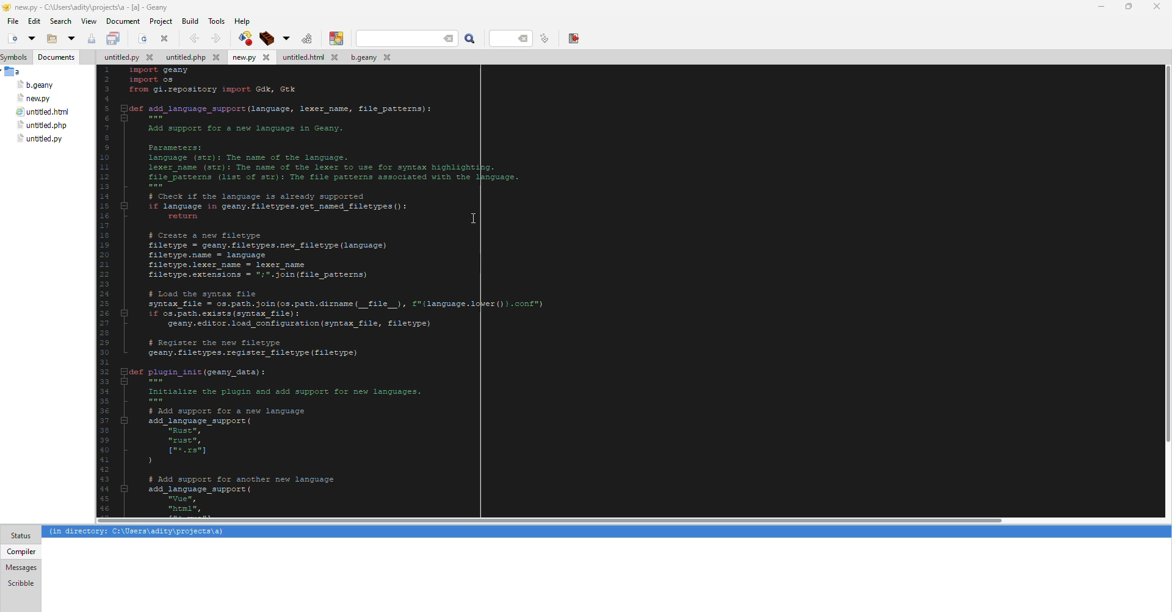 Image resolution: width=1172 pixels, height=612 pixels. I want to click on maximize, so click(1127, 6).